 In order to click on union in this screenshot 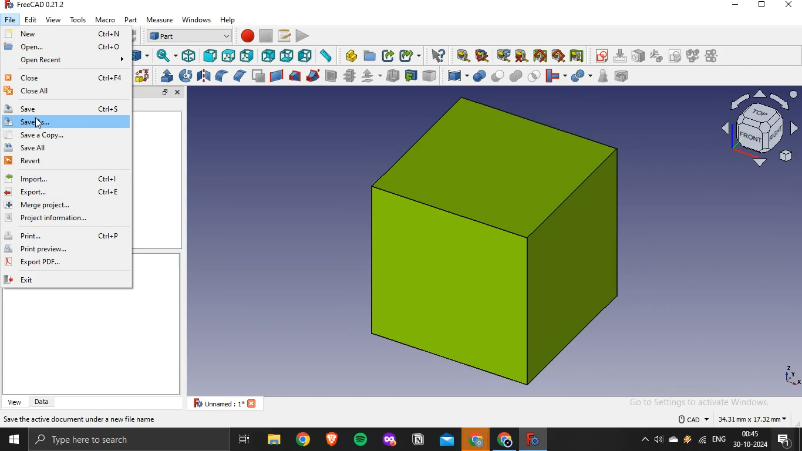, I will do `click(515, 76)`.